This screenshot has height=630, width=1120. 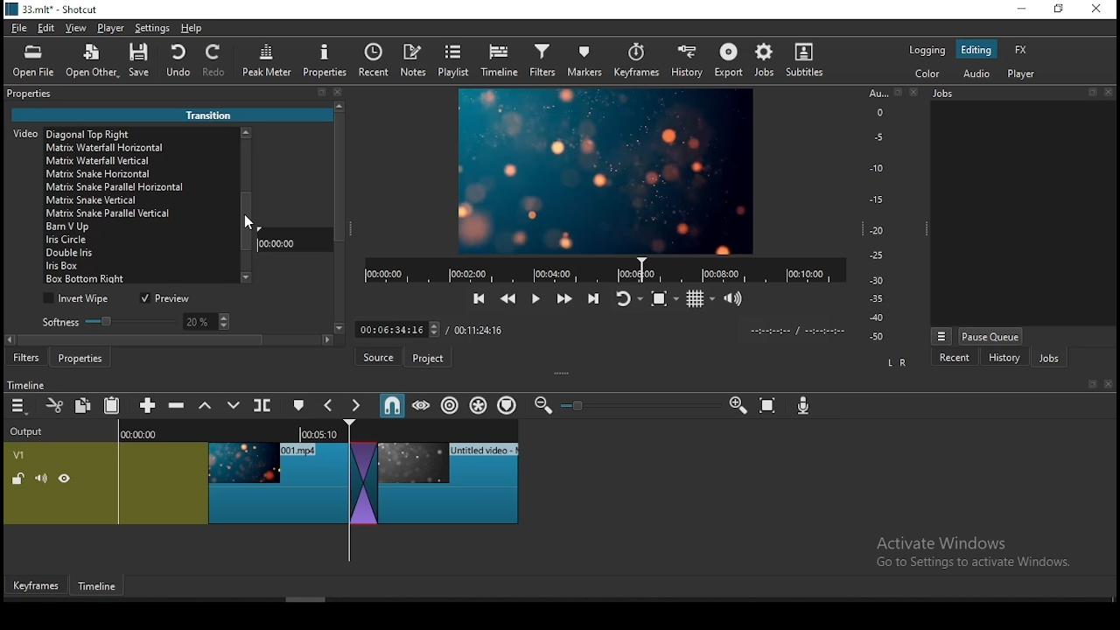 What do you see at coordinates (339, 223) in the screenshot?
I see `scroll bar` at bounding box center [339, 223].